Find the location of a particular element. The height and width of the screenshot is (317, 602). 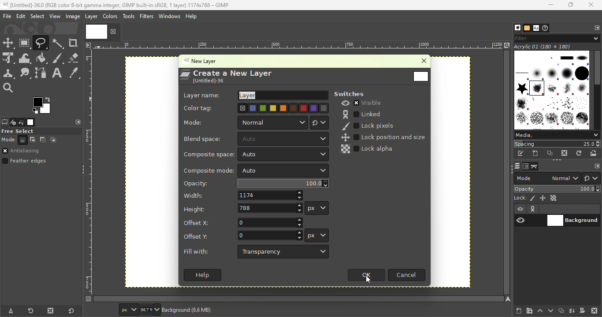

Restore tool preset is located at coordinates (30, 311).